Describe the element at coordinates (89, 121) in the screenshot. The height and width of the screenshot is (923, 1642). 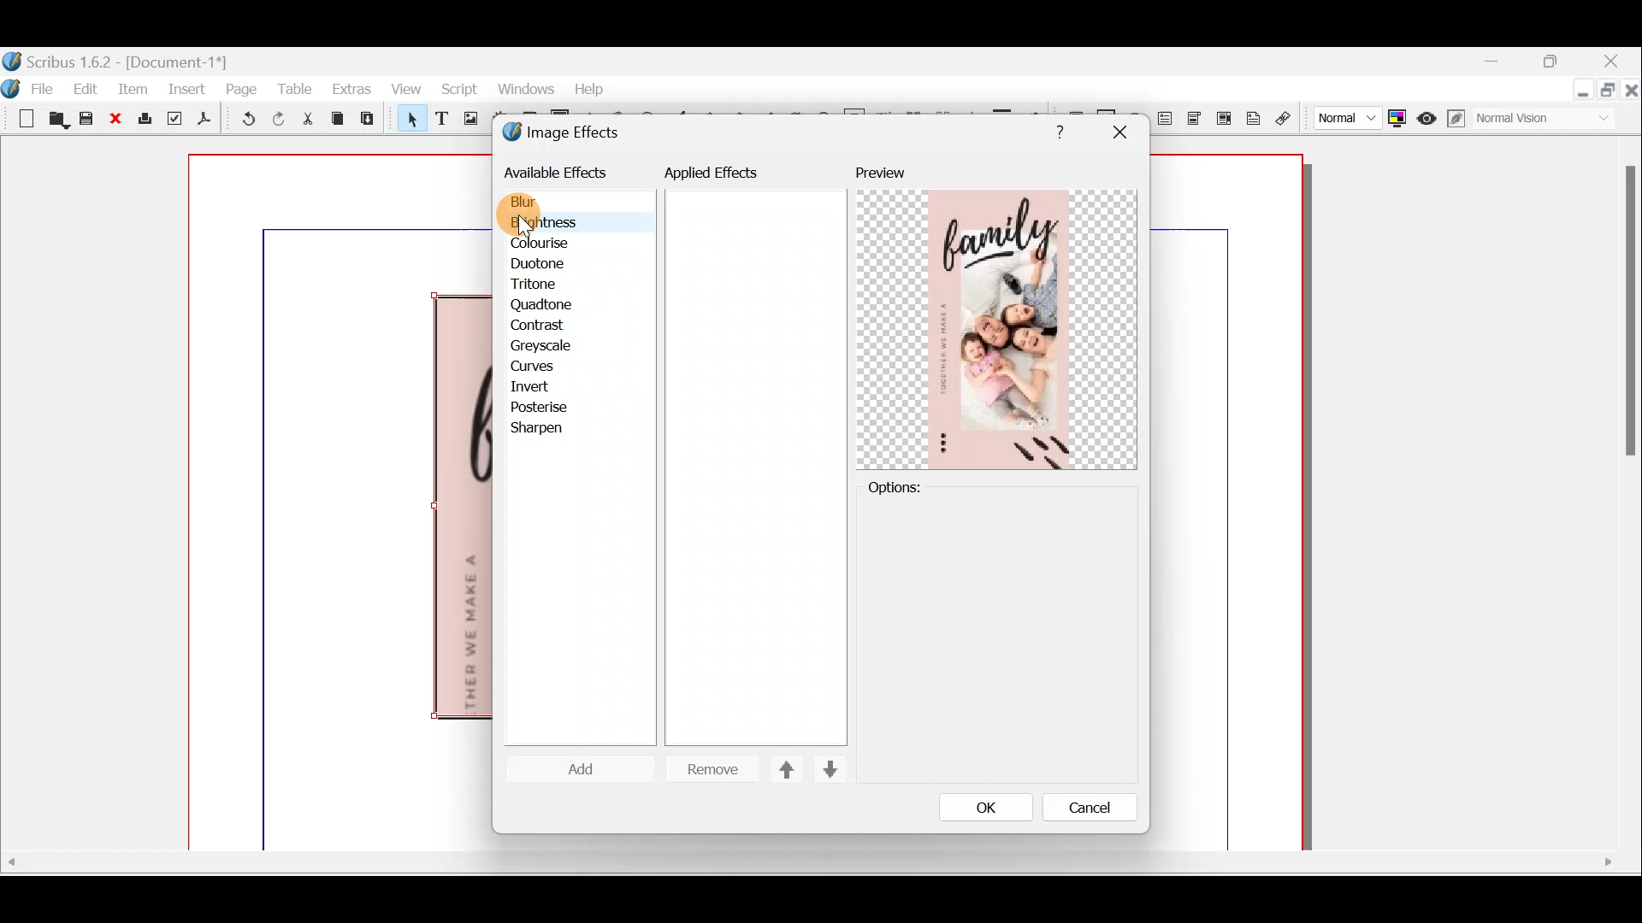
I see `Save` at that location.